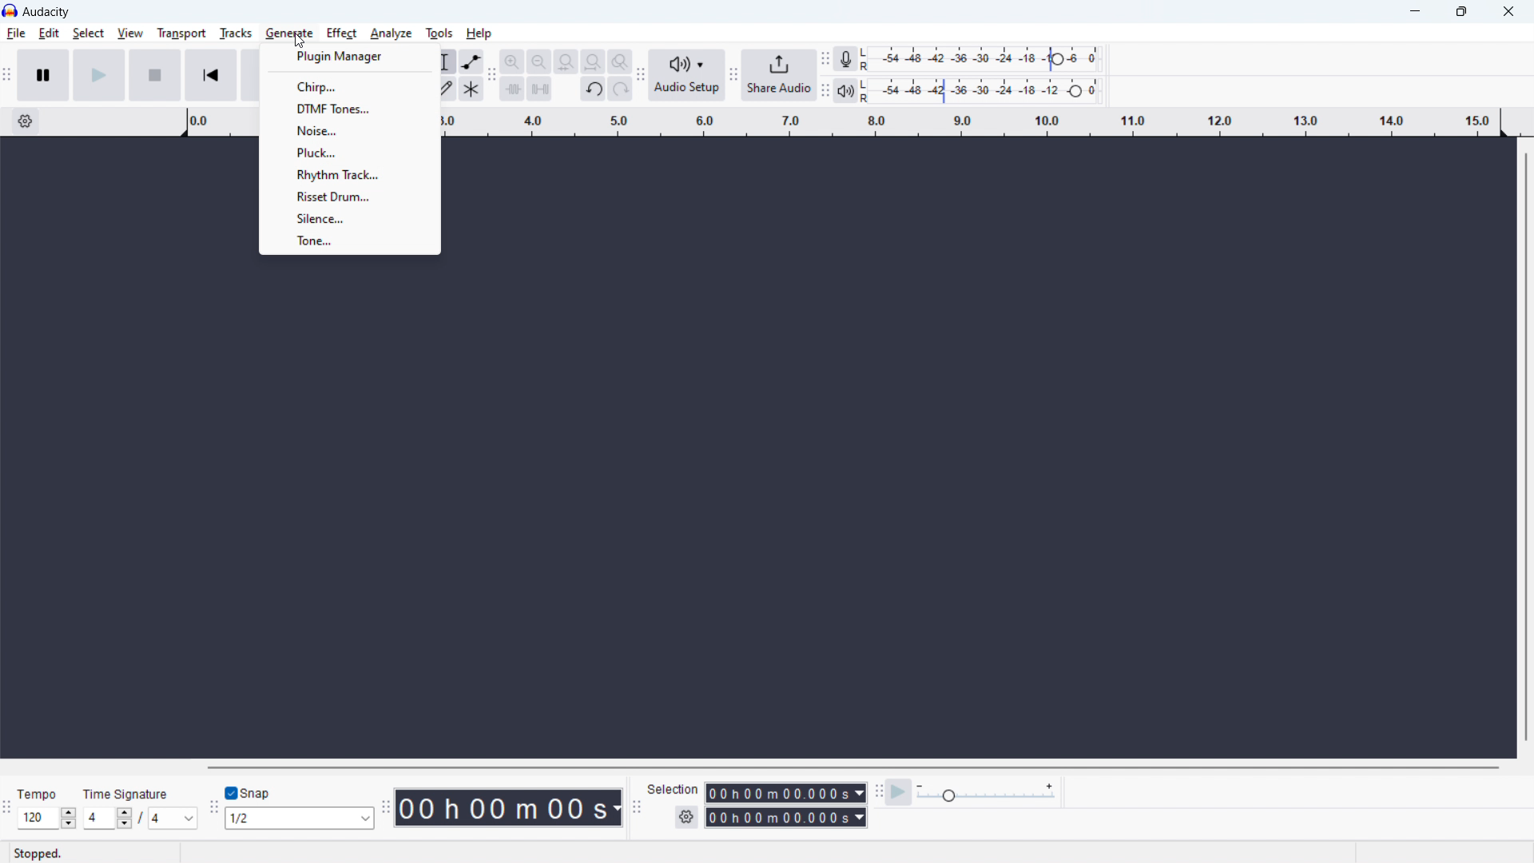  Describe the element at coordinates (155, 75) in the screenshot. I see `stop` at that location.